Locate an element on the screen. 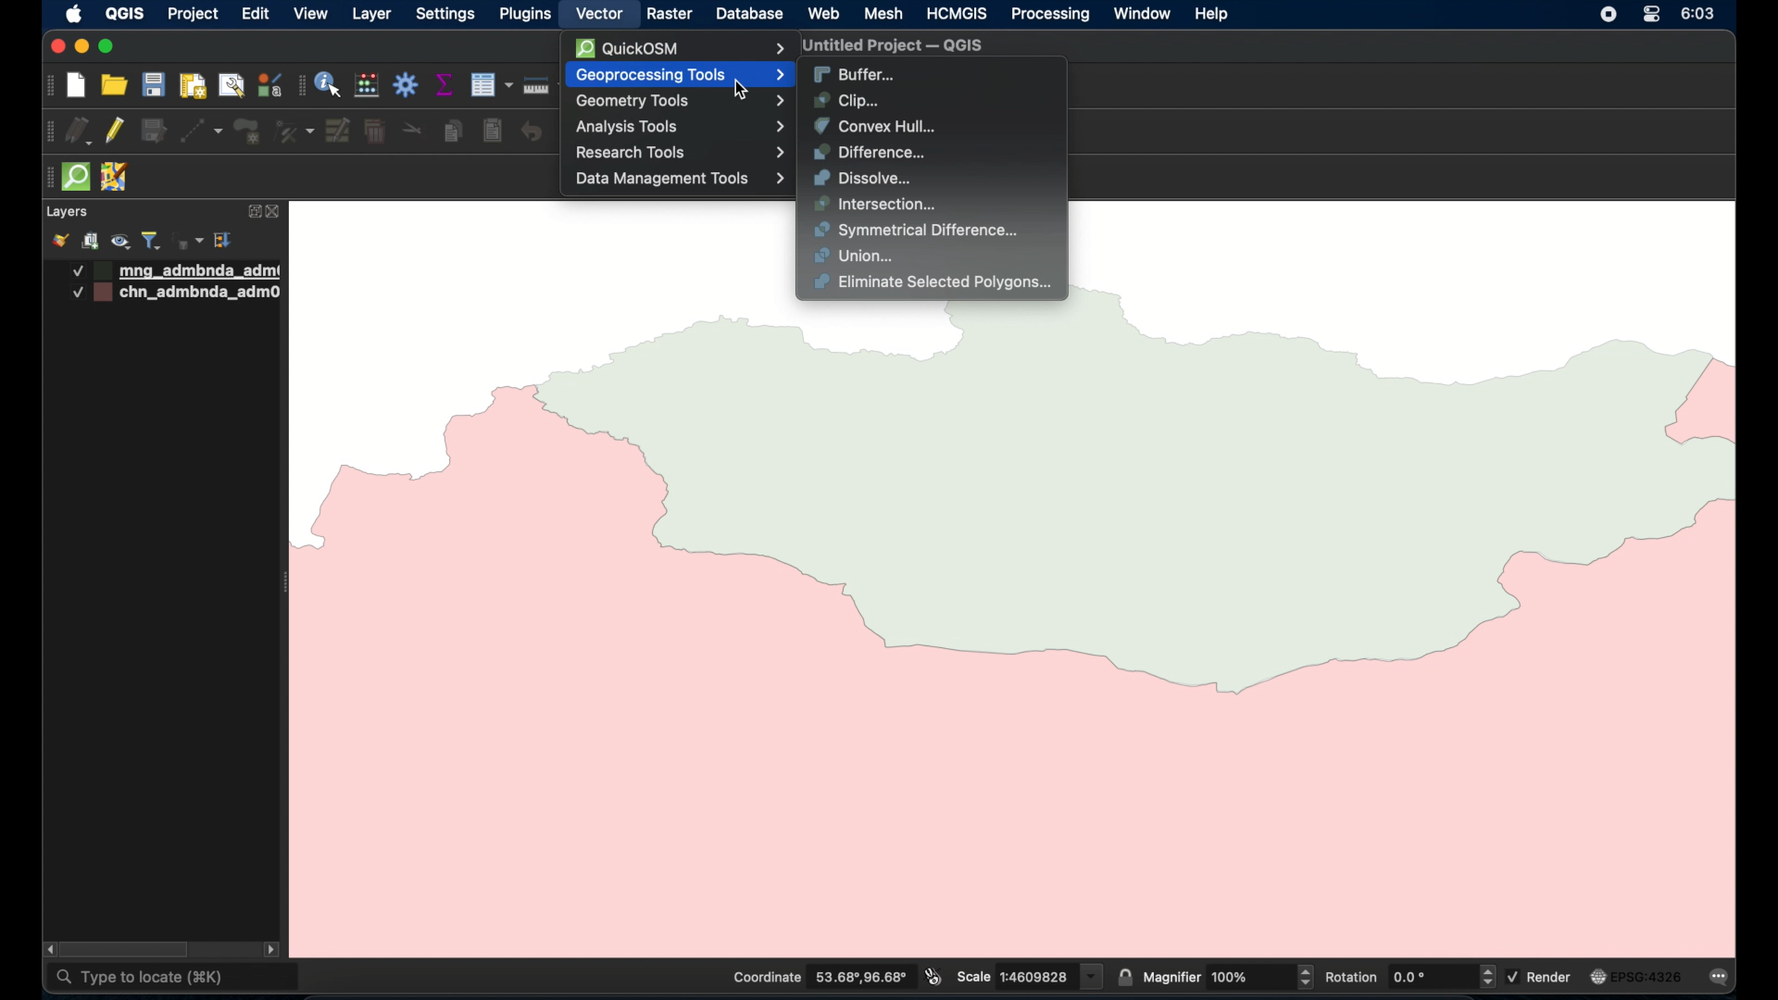 The width and height of the screenshot is (1778, 1000). union is located at coordinates (856, 256).